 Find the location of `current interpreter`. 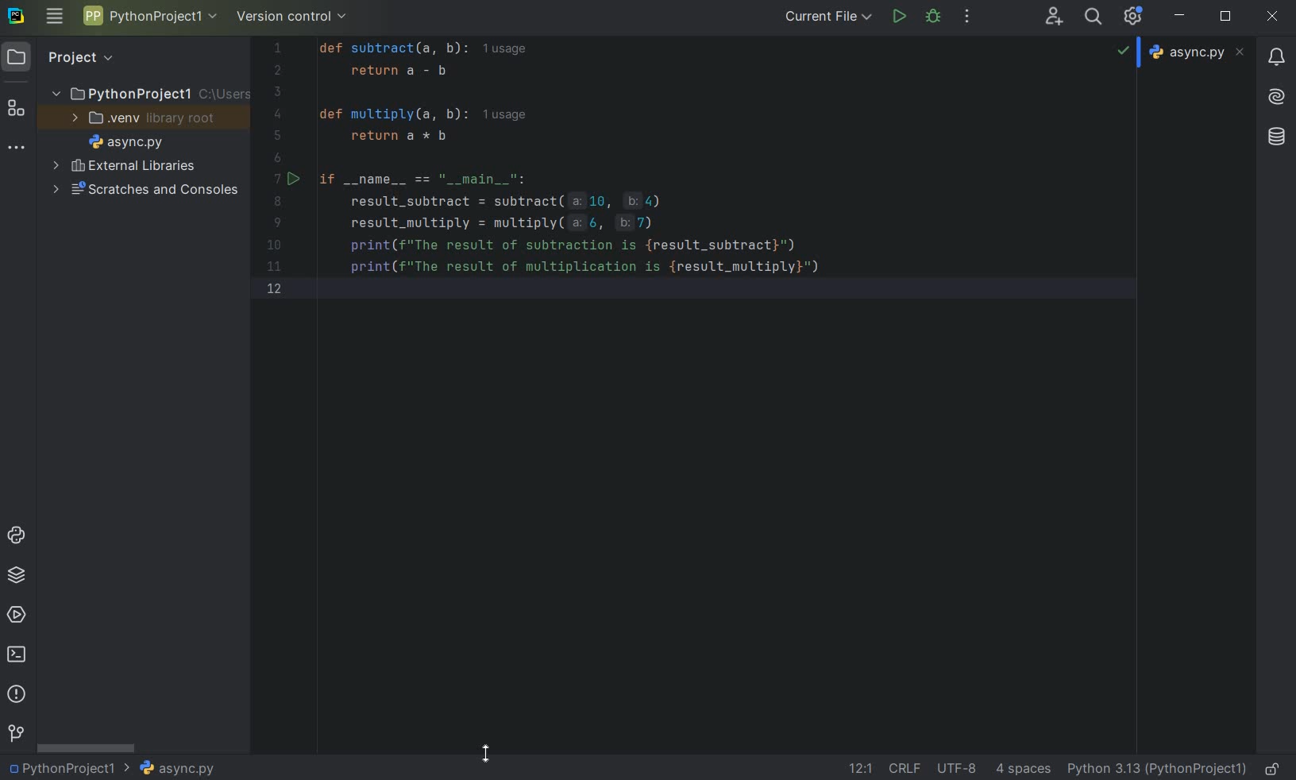

current interpreter is located at coordinates (1157, 770).